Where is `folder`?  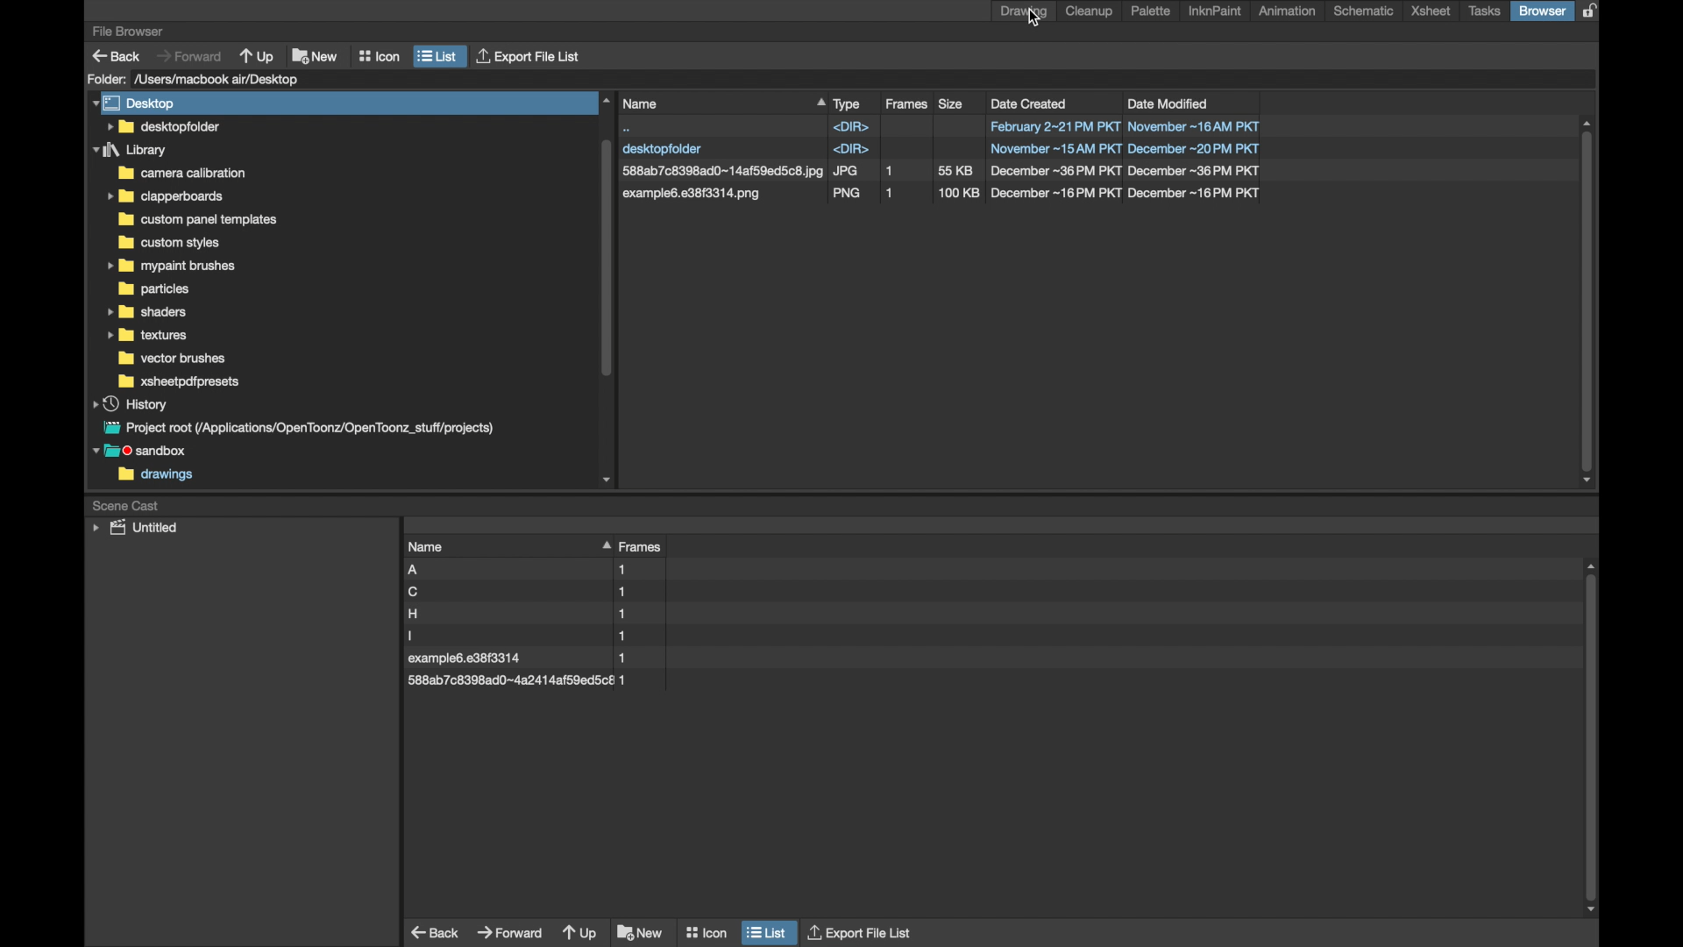
folder is located at coordinates (174, 359).